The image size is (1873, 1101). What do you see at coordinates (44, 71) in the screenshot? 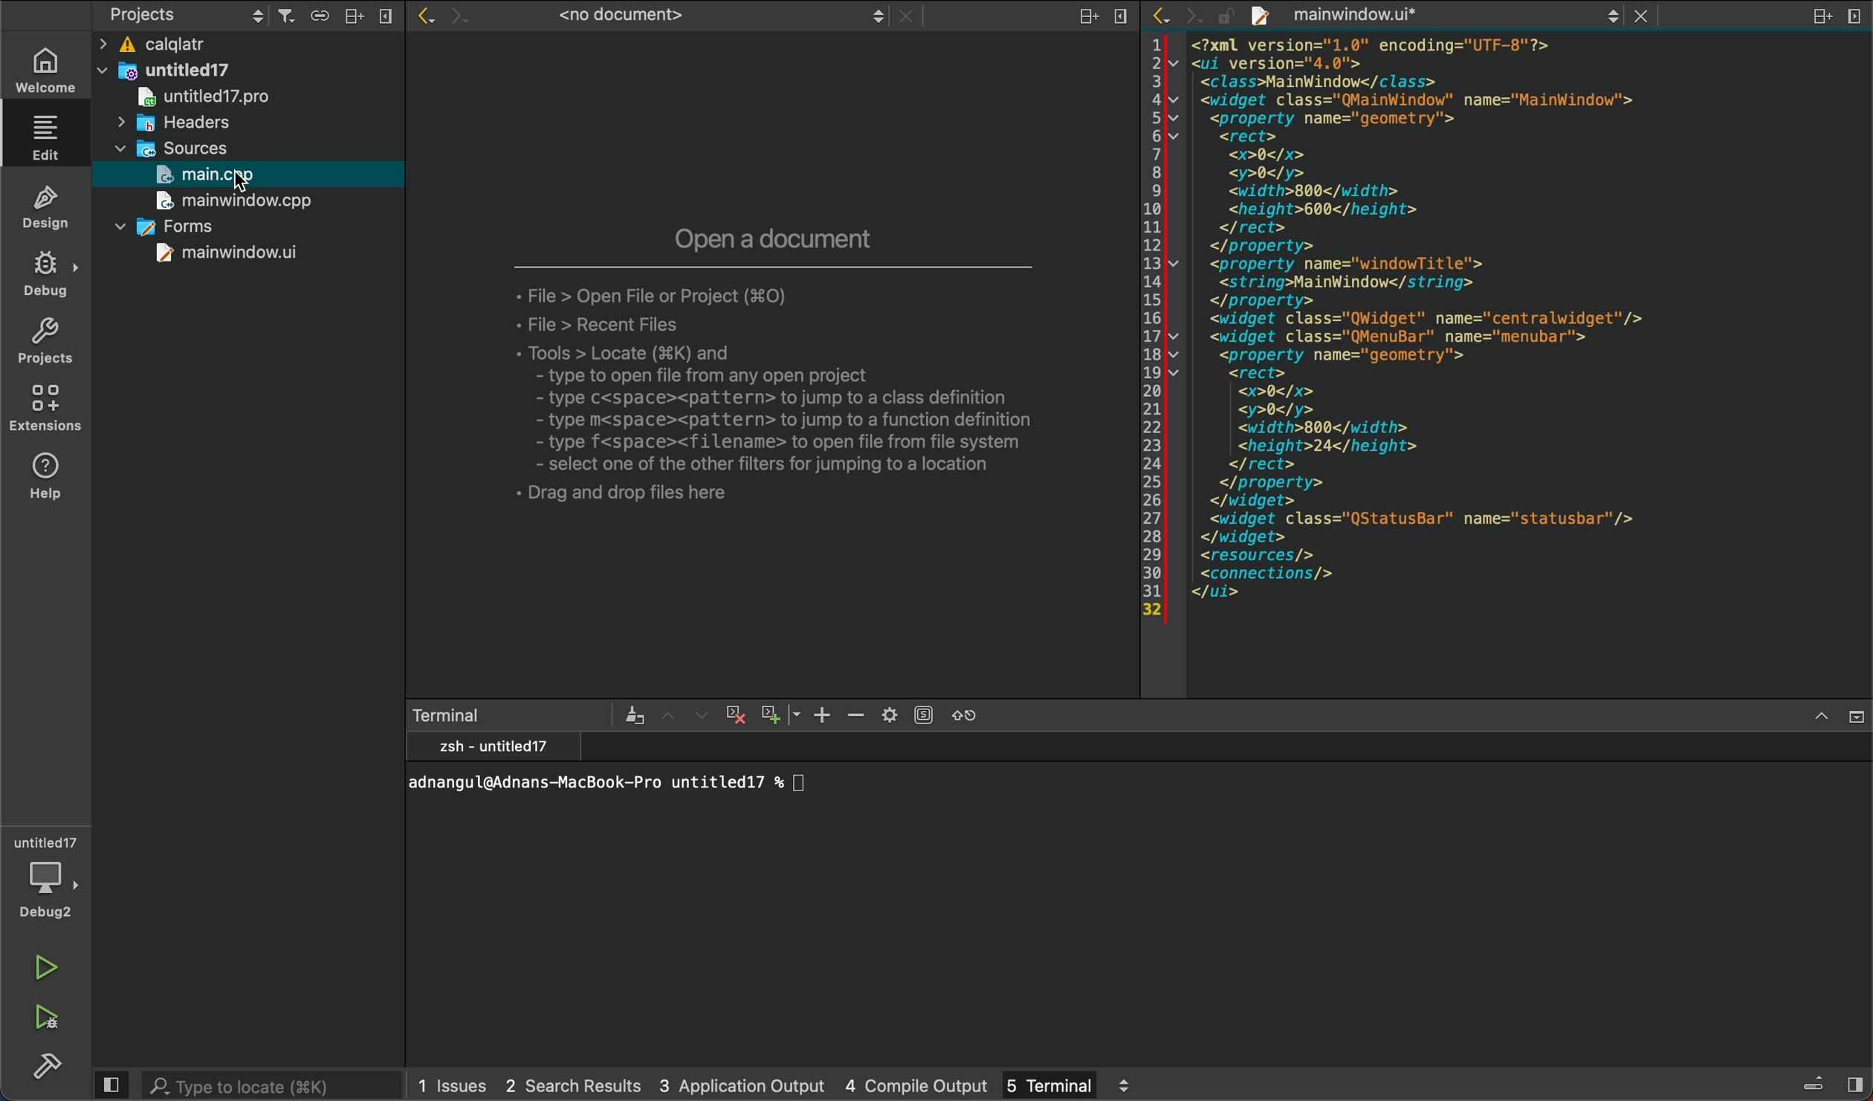
I see `welcome` at bounding box center [44, 71].